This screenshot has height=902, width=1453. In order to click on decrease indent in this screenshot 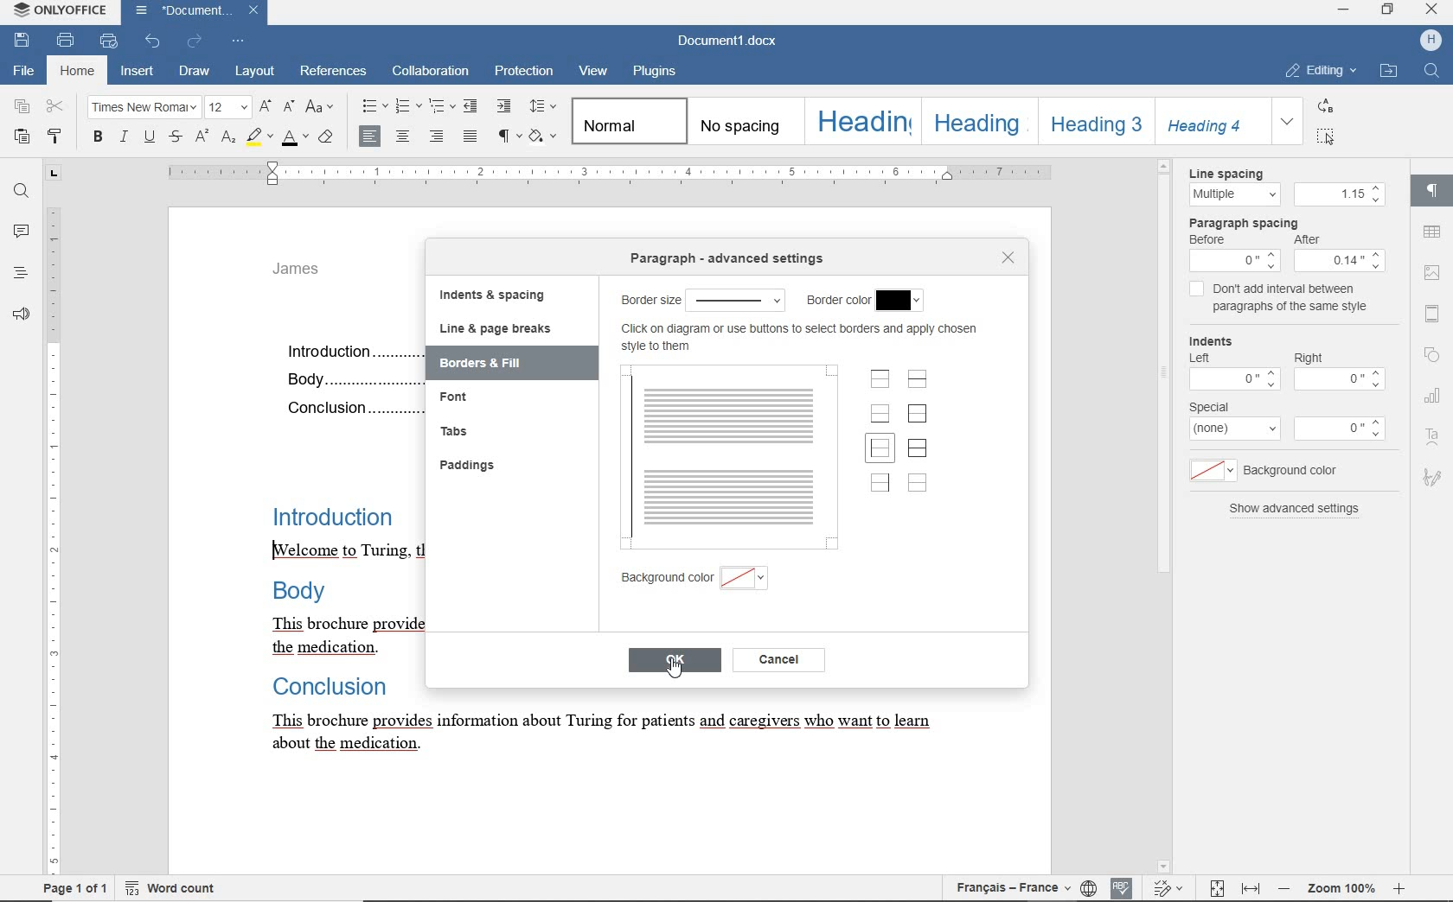, I will do `click(471, 106)`.